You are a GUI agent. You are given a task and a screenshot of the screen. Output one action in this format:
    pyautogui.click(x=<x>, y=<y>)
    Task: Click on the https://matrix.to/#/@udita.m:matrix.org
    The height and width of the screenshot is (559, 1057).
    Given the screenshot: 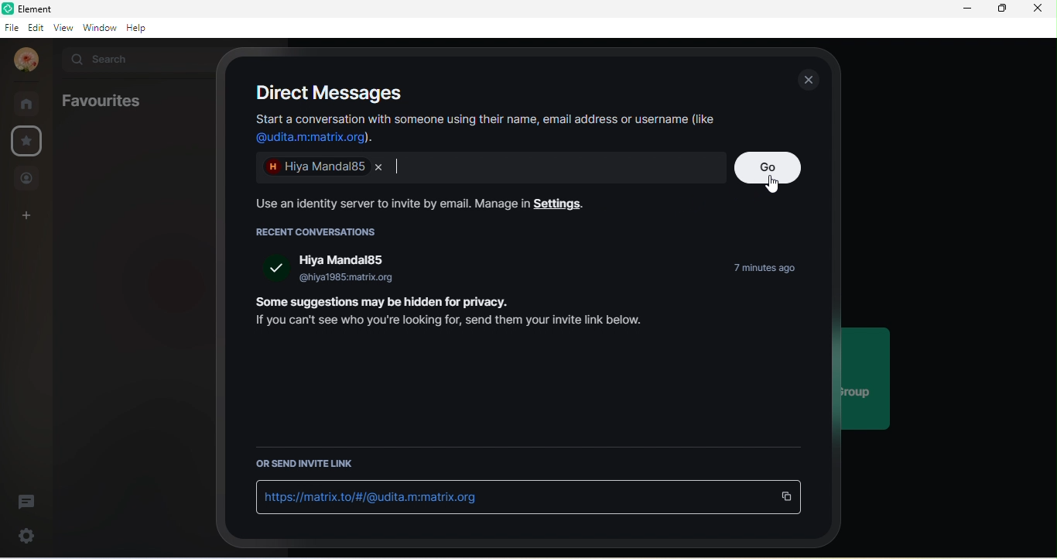 What is the action you would take?
    pyautogui.click(x=375, y=496)
    